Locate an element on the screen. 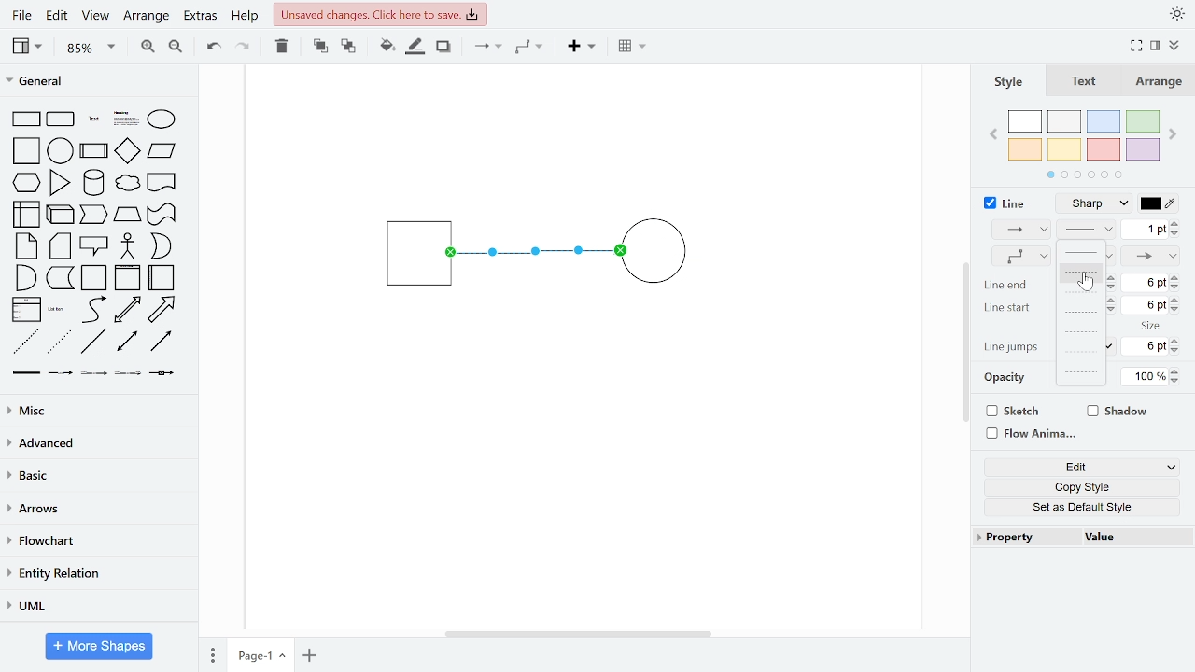  current diagram is located at coordinates (535, 273).